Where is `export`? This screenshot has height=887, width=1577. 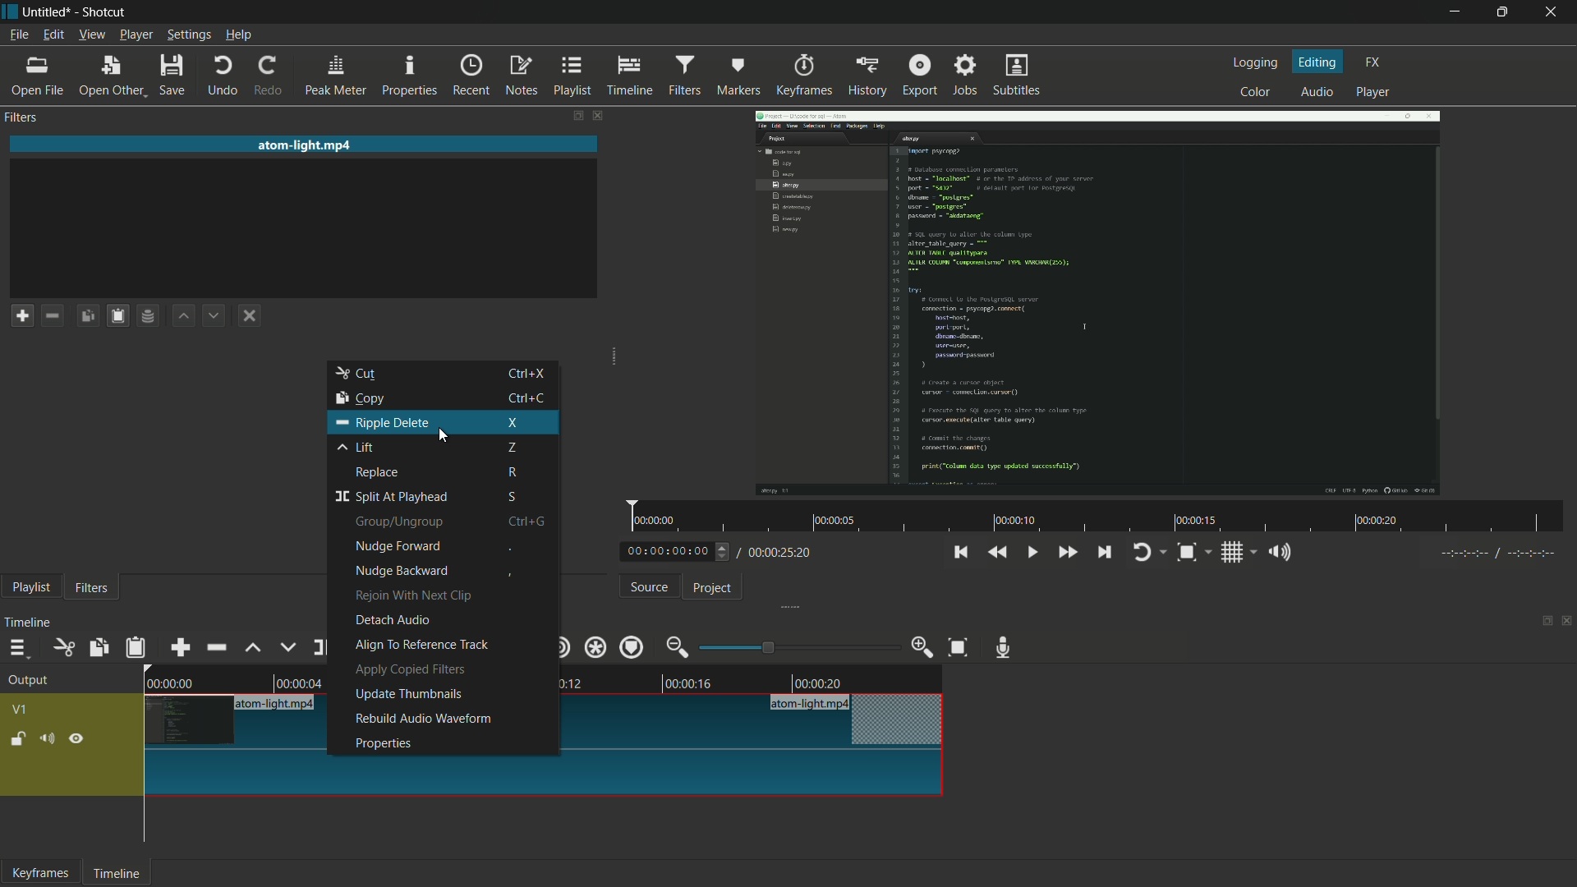
export is located at coordinates (920, 75).